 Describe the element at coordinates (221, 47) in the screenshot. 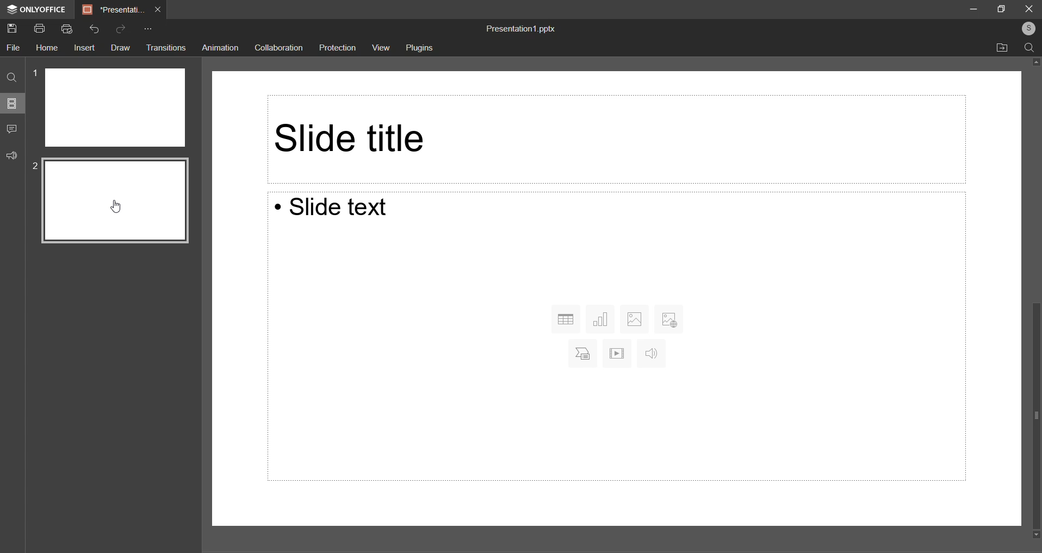

I see `Animation` at that location.